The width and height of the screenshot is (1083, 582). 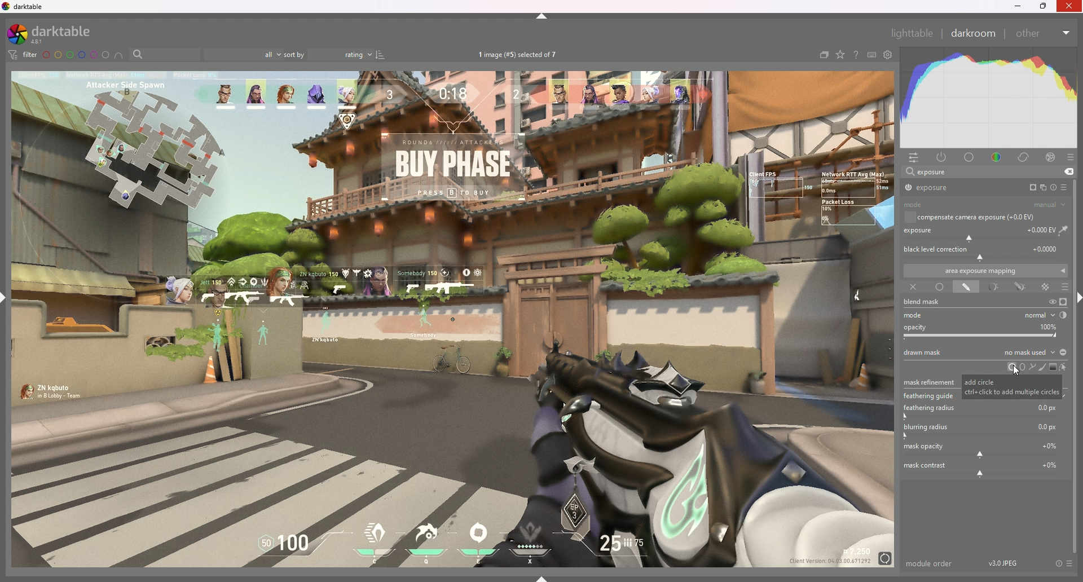 What do you see at coordinates (932, 381) in the screenshot?
I see `mask refinement` at bounding box center [932, 381].